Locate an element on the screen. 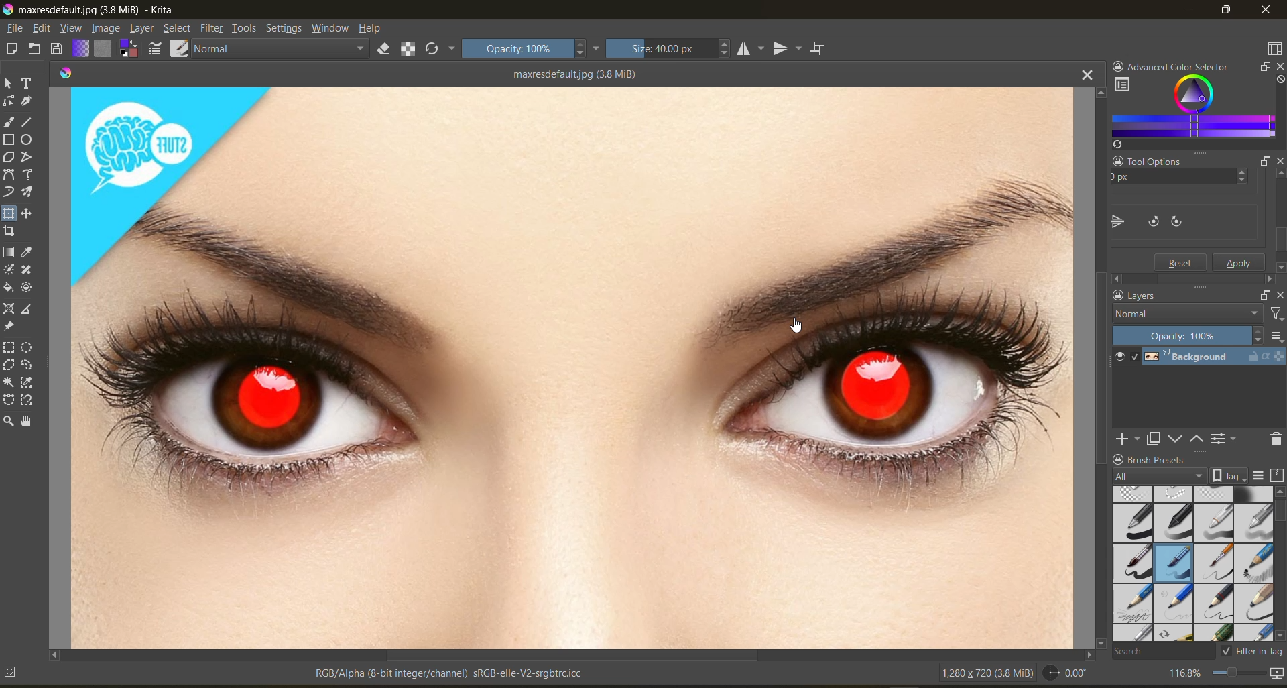 The height and width of the screenshot is (688, 1287). layer is located at coordinates (143, 29).